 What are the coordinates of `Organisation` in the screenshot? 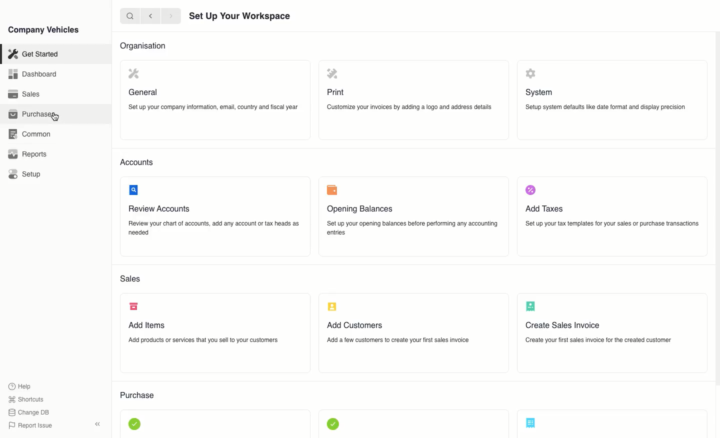 It's located at (142, 46).